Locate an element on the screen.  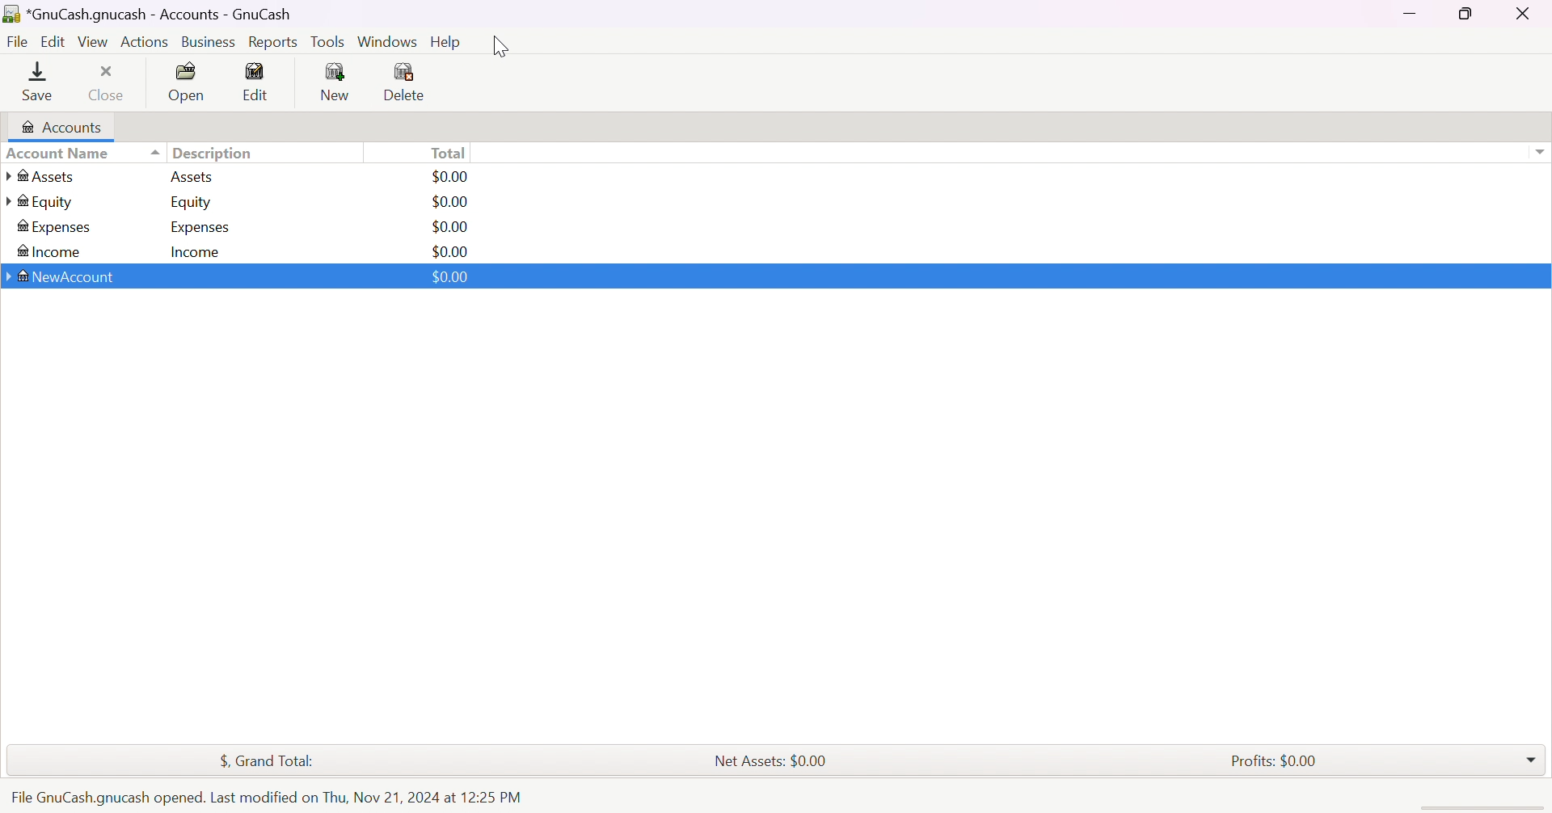
New is located at coordinates (336, 83).